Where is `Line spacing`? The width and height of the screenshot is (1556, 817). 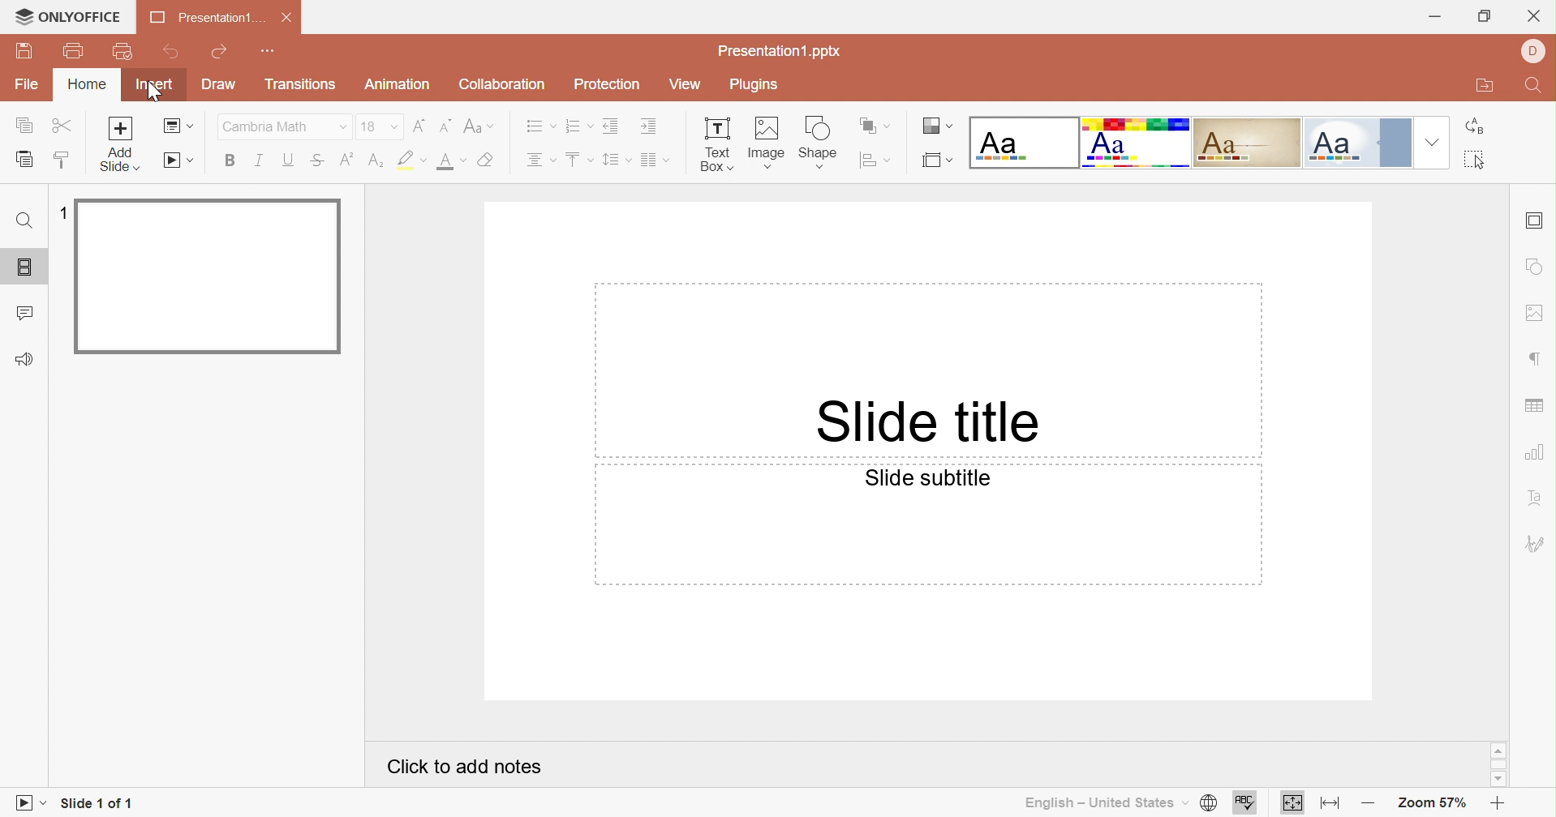
Line spacing is located at coordinates (616, 161).